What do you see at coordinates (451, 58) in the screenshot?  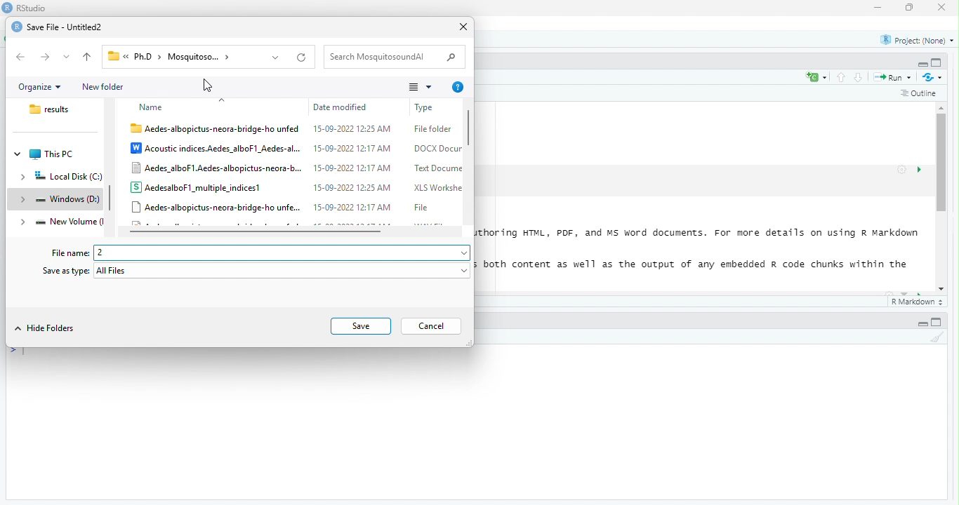 I see `Search` at bounding box center [451, 58].